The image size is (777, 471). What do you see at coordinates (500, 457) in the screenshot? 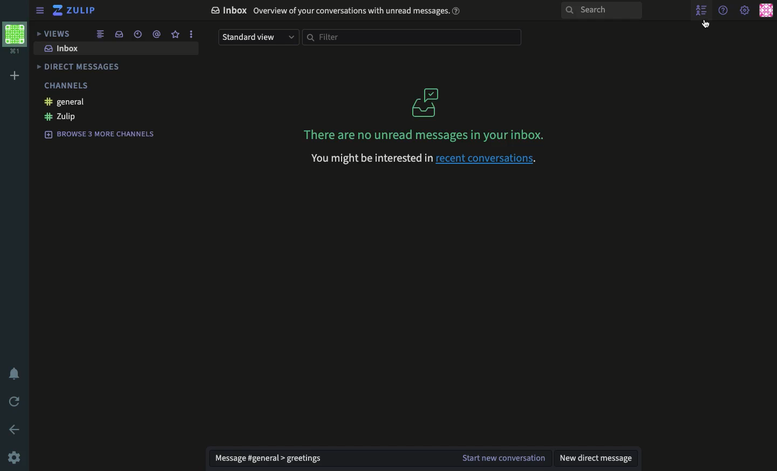
I see `start new conversation` at bounding box center [500, 457].